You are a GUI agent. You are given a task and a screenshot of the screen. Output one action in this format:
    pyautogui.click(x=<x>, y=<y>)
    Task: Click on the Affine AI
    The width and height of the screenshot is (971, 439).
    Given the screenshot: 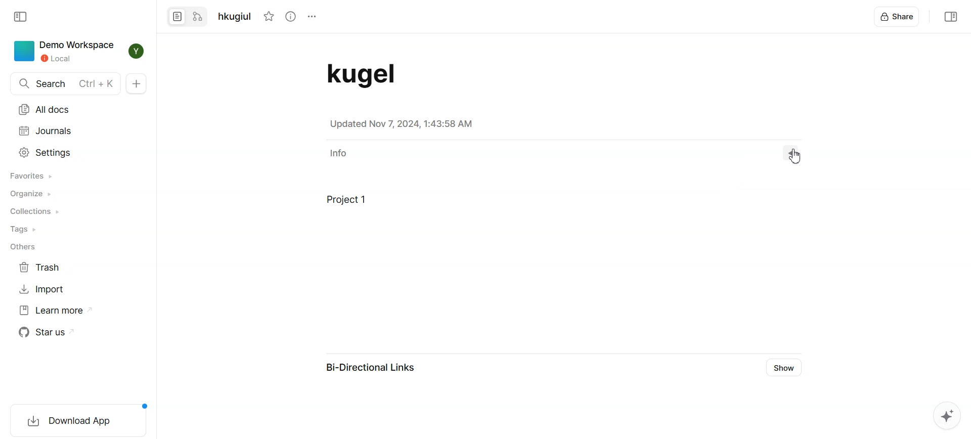 What is the action you would take?
    pyautogui.click(x=946, y=415)
    